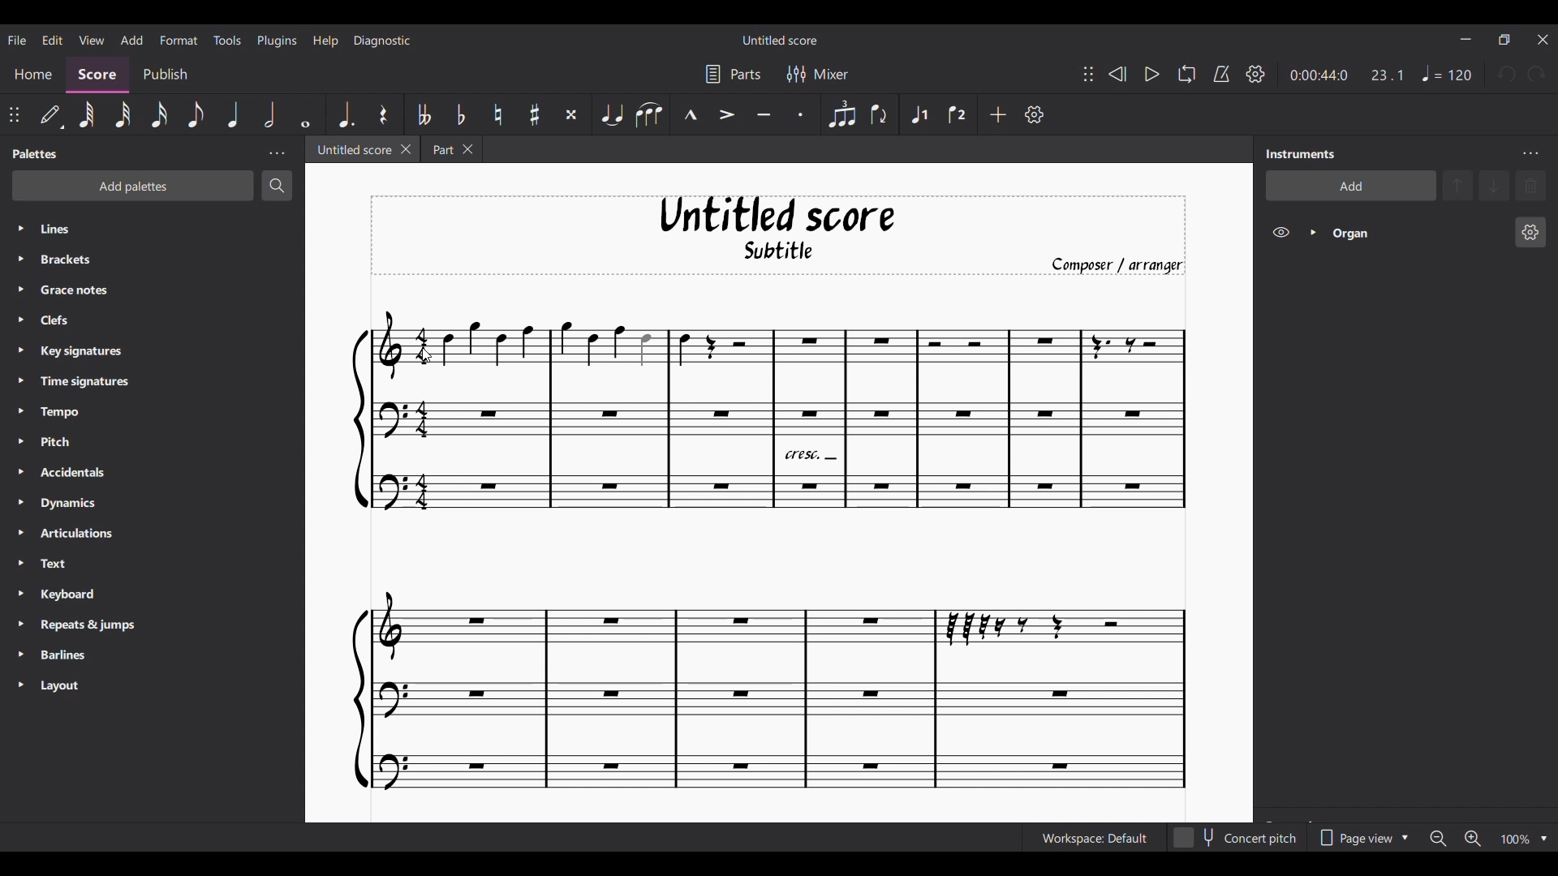 The image size is (1558, 876). I want to click on Tenuto, so click(763, 114).